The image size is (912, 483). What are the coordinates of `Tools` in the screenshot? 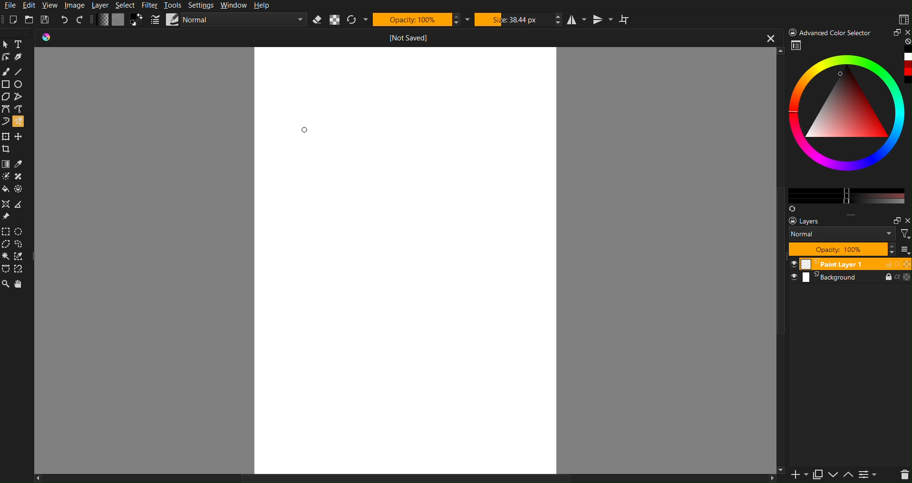 It's located at (175, 6).